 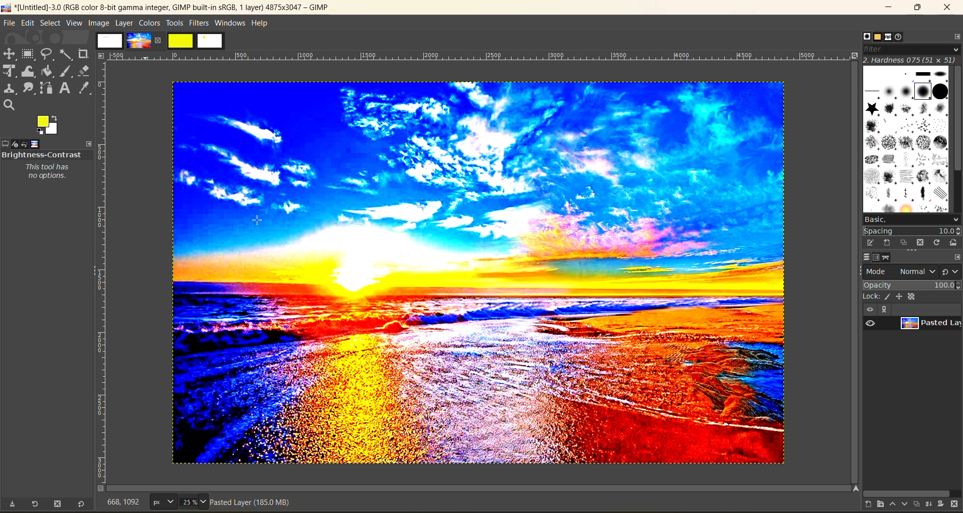 What do you see at coordinates (9, 24) in the screenshot?
I see `file` at bounding box center [9, 24].